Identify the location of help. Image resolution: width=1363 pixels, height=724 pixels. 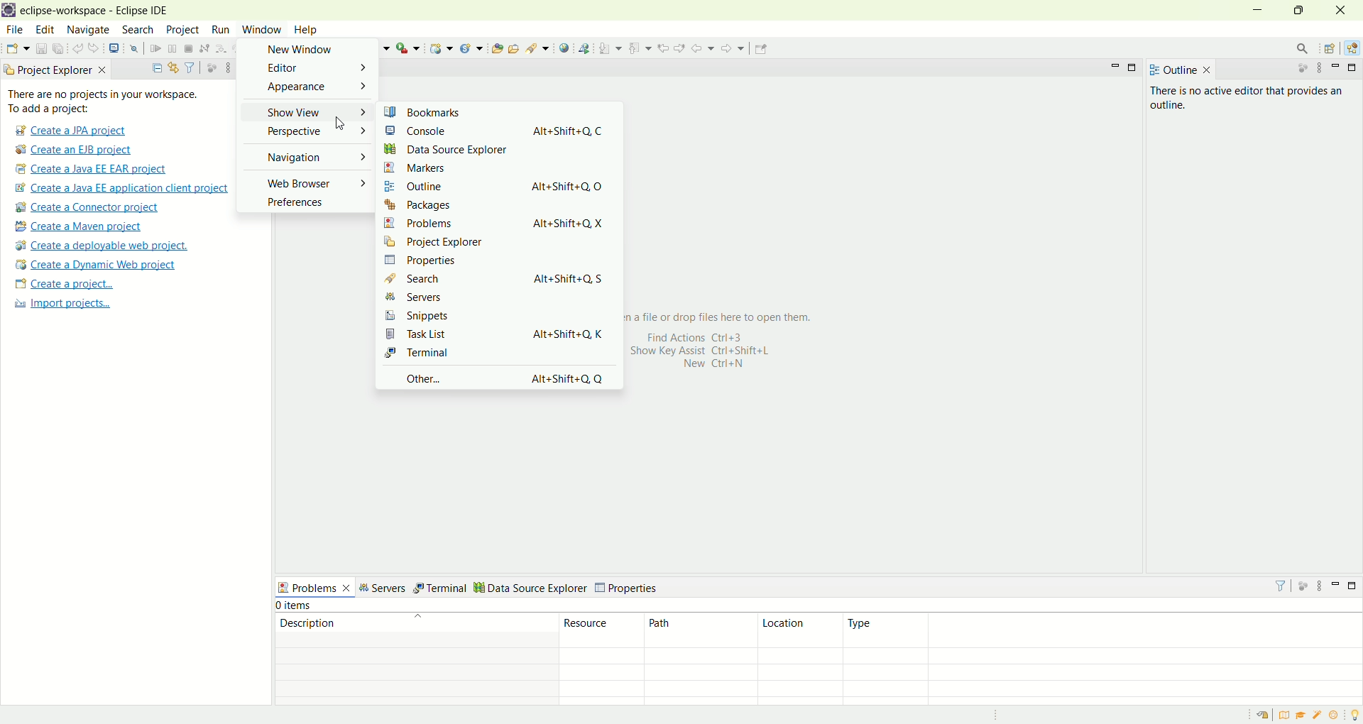
(303, 30).